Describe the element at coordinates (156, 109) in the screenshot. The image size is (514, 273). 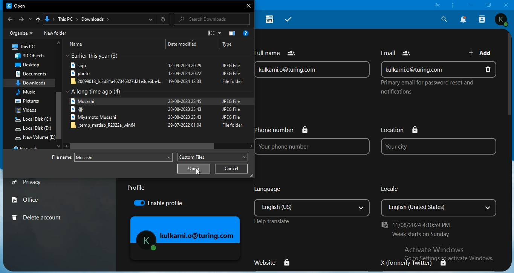
I see `file` at that location.